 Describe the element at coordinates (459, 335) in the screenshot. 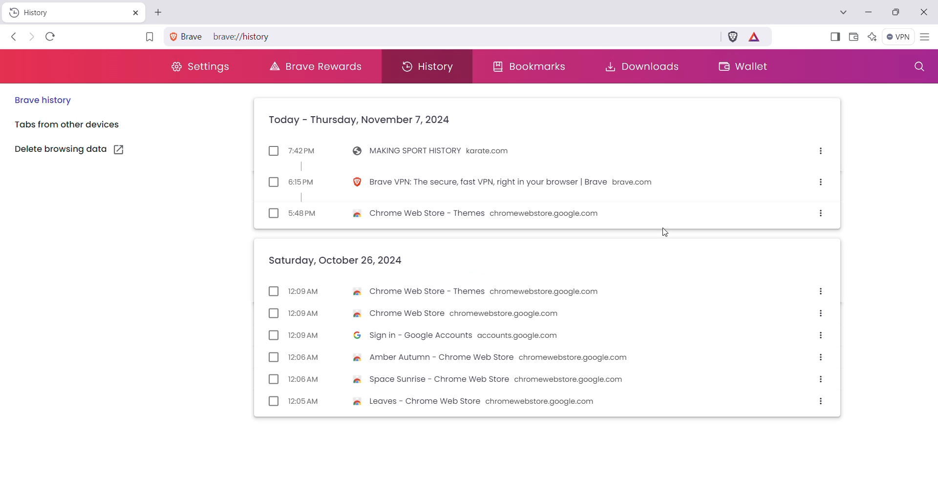

I see `Sign in - Google Accounts accounts.google.com` at that location.